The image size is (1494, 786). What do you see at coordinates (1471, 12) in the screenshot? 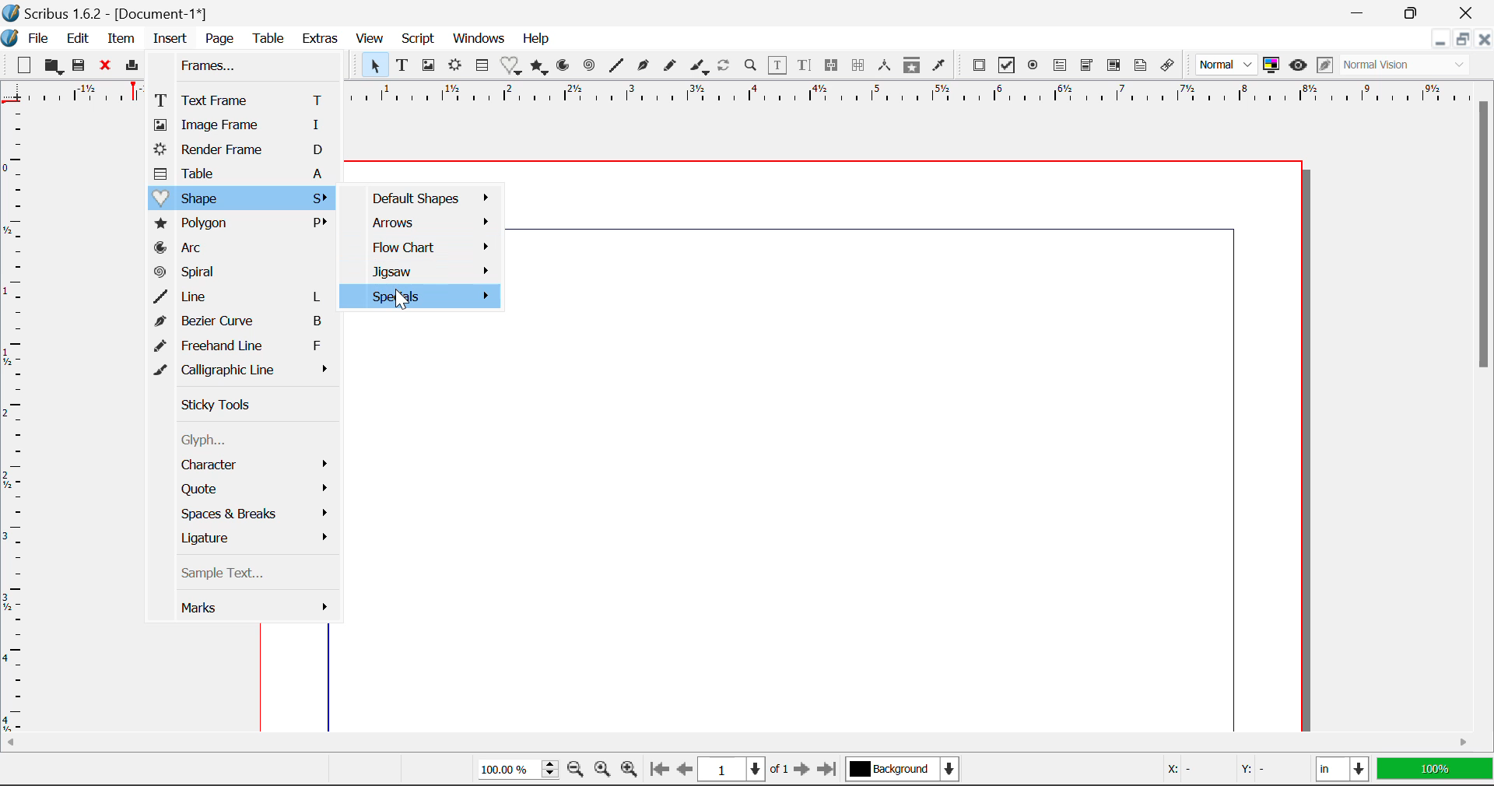
I see `Close` at bounding box center [1471, 12].